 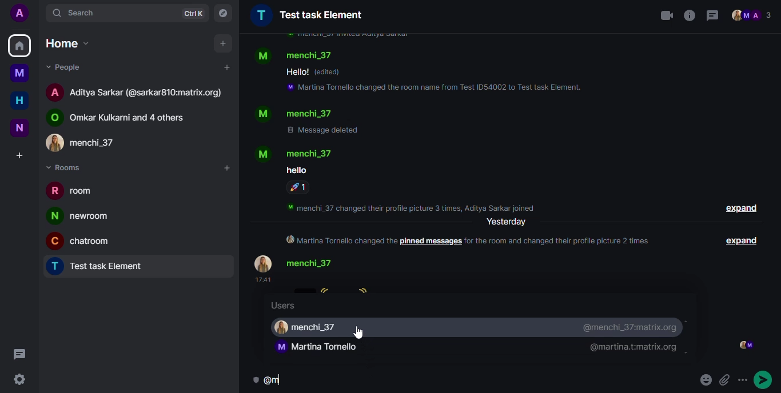 I want to click on Test task element, so click(x=307, y=15).